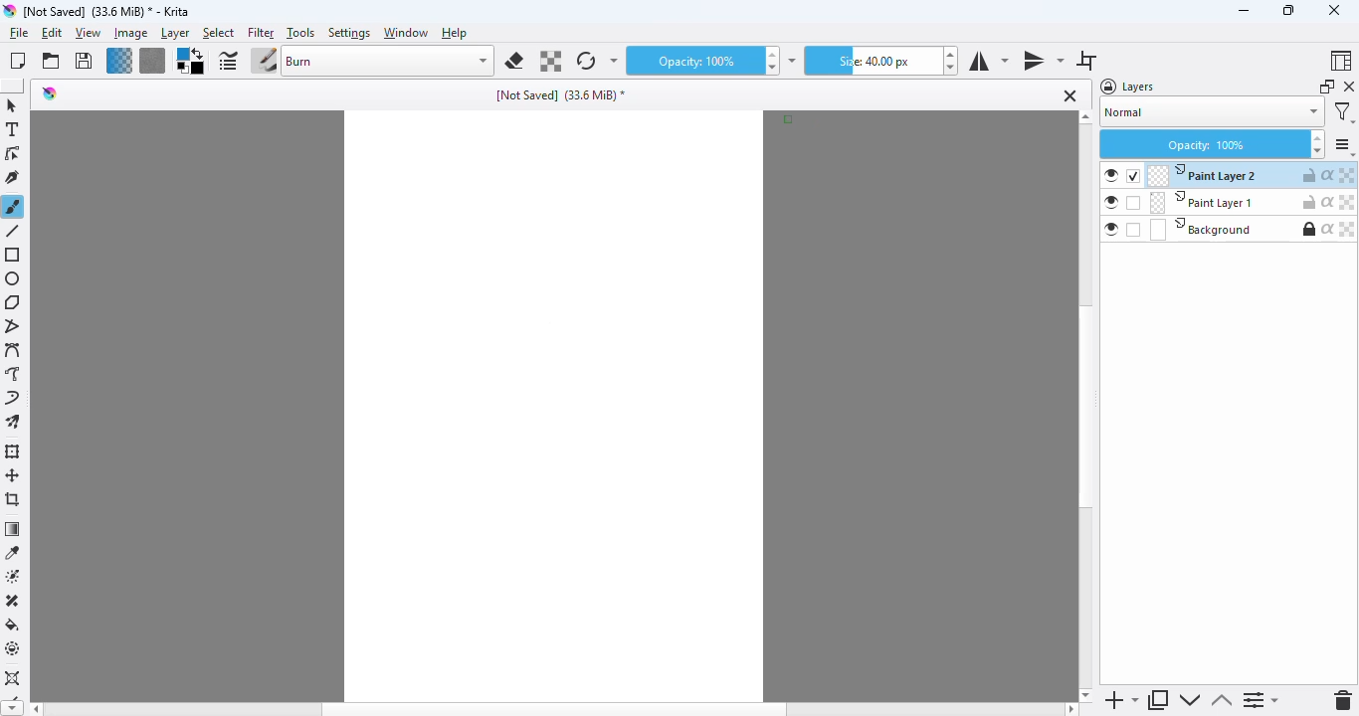 The height and width of the screenshot is (716, 1359). I want to click on logo, so click(50, 92).